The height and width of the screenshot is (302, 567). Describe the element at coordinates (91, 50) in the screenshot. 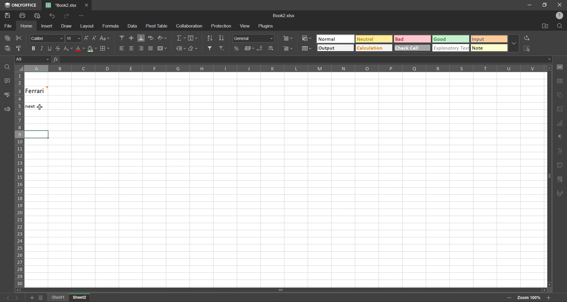

I see `fill color` at that location.